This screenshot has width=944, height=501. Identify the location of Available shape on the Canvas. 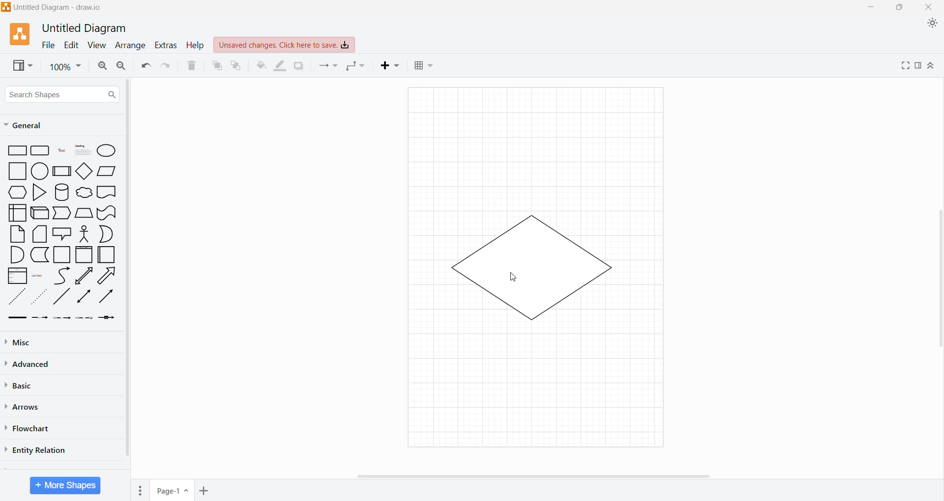
(530, 267).